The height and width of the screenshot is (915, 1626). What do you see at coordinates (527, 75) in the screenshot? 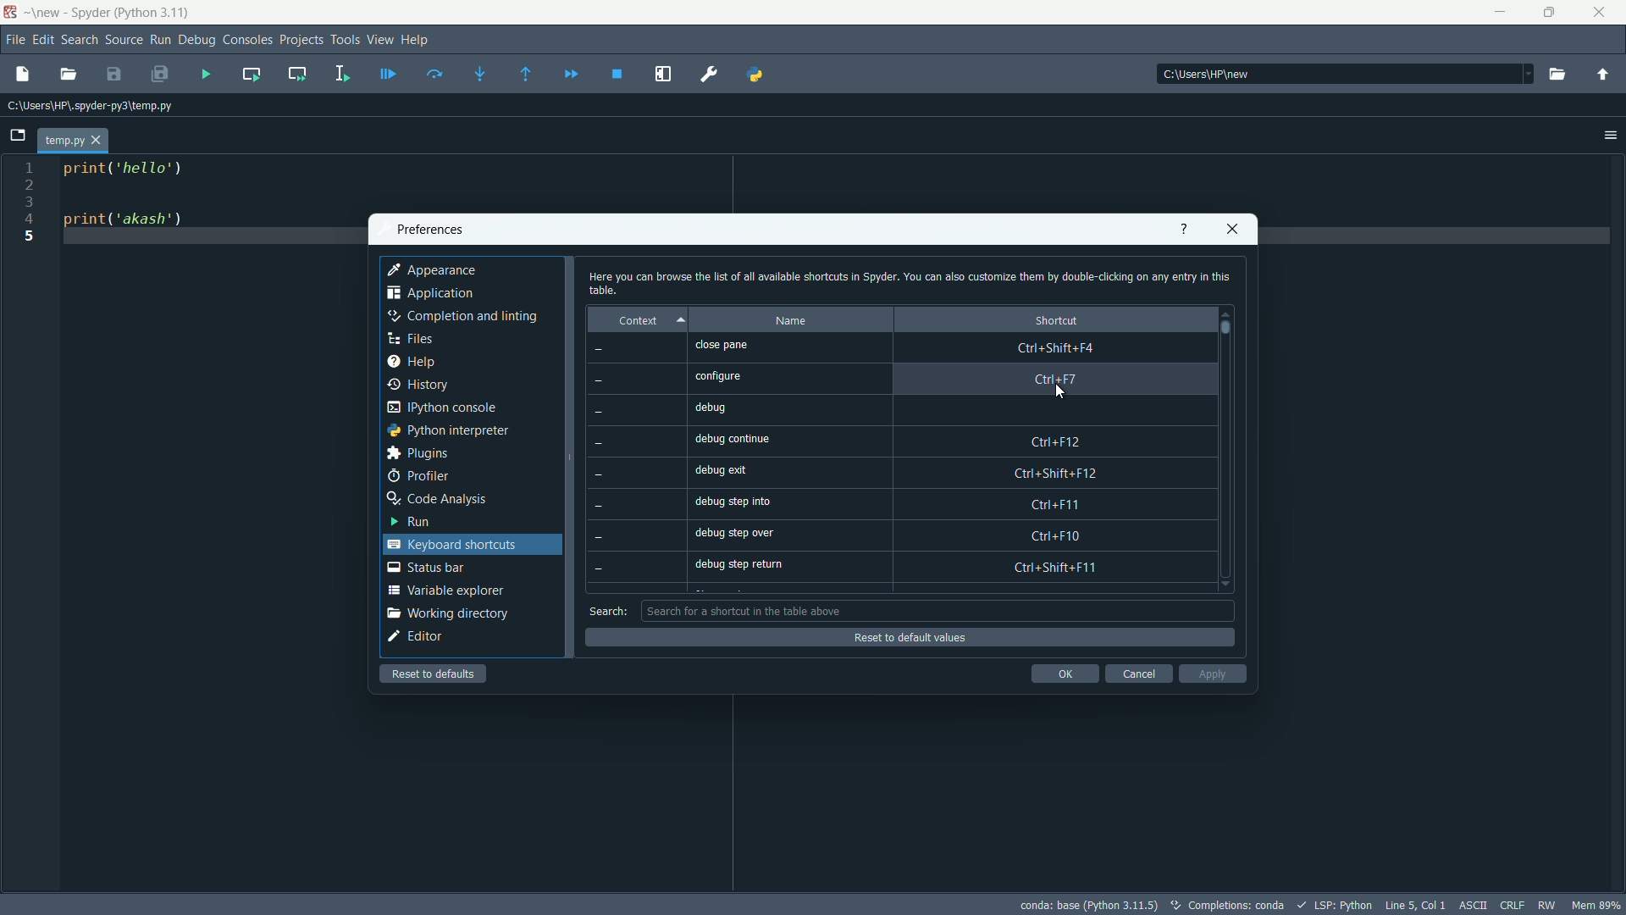
I see `run until next function` at bounding box center [527, 75].